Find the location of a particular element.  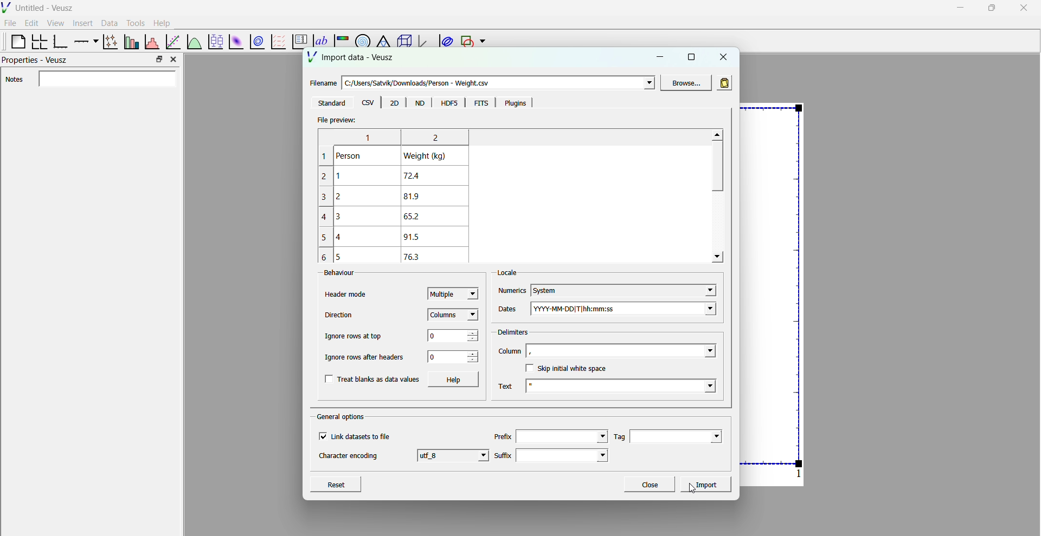

0 is located at coordinates (439, 336).